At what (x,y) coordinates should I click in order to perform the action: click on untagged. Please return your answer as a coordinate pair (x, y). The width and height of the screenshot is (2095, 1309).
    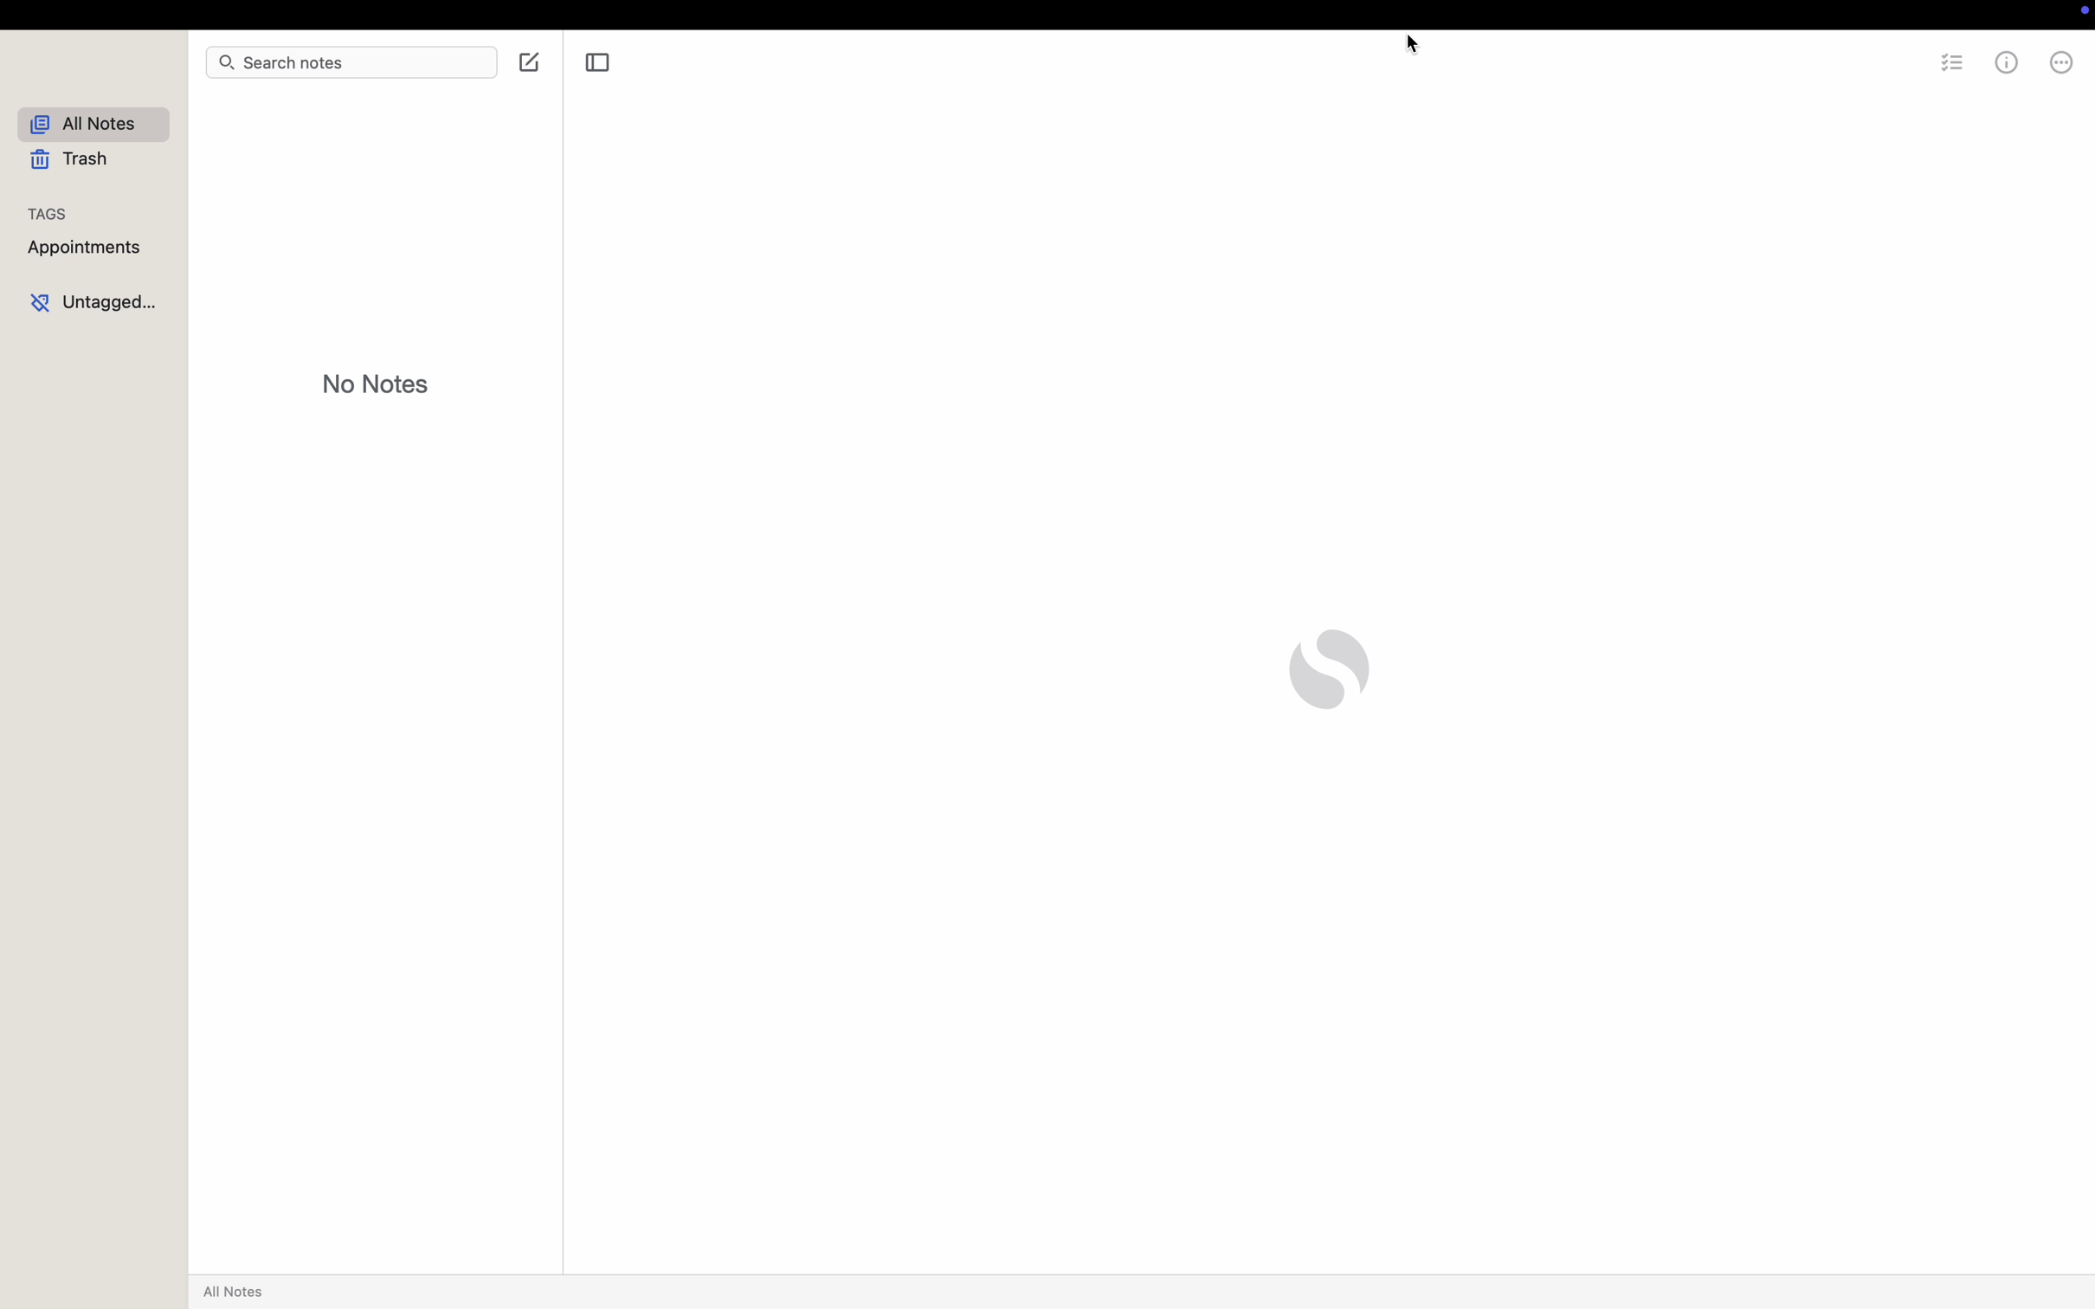
    Looking at the image, I should click on (97, 300).